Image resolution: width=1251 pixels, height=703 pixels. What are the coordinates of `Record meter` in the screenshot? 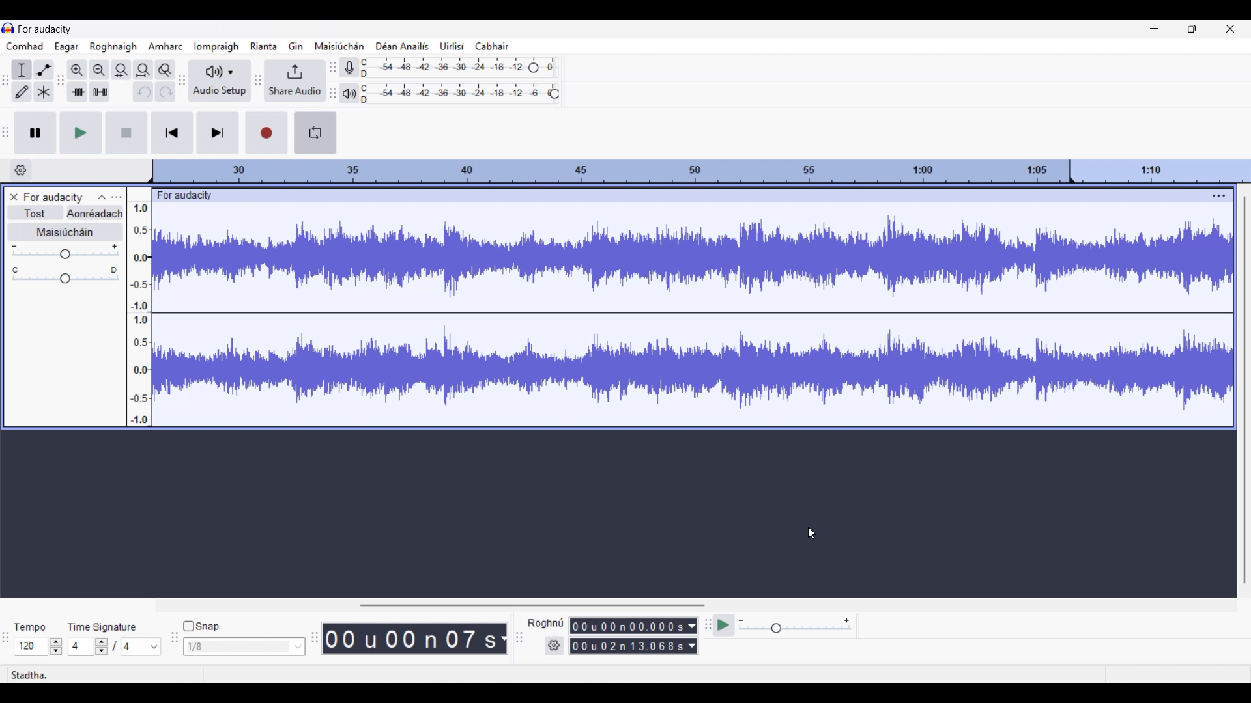 It's located at (349, 67).